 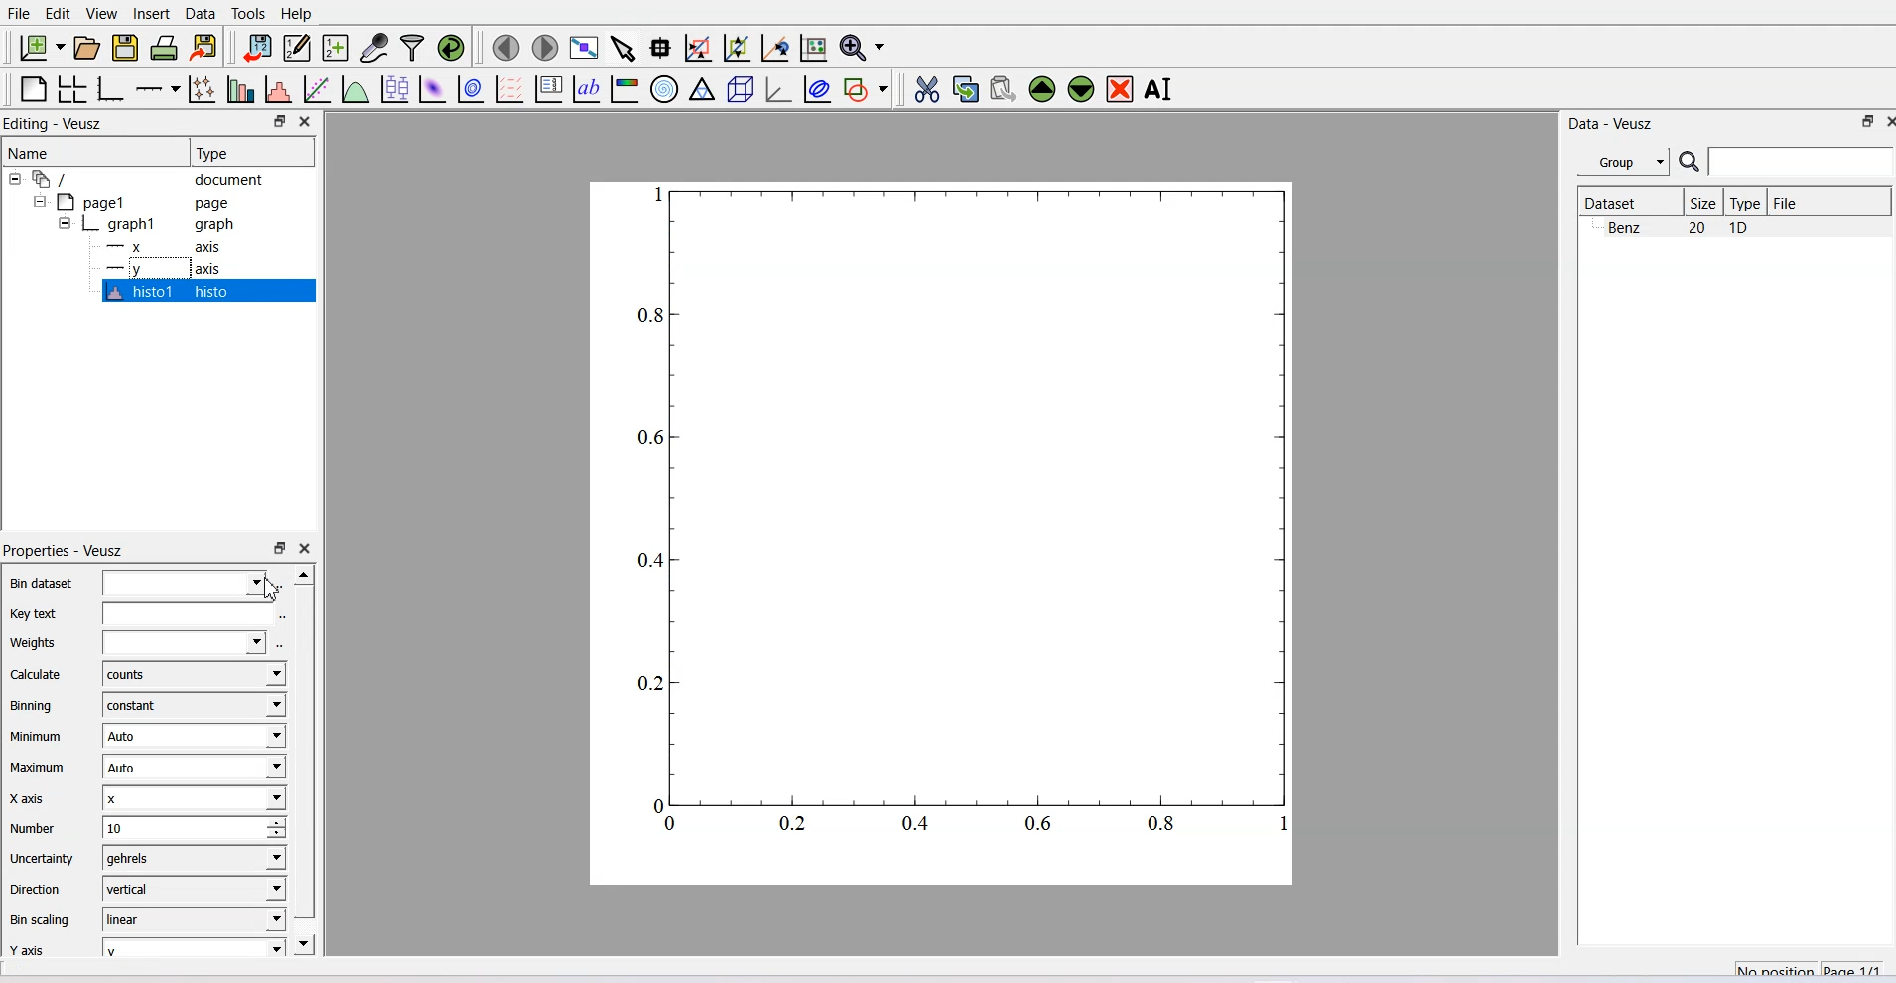 I want to click on Size, so click(x=1704, y=202).